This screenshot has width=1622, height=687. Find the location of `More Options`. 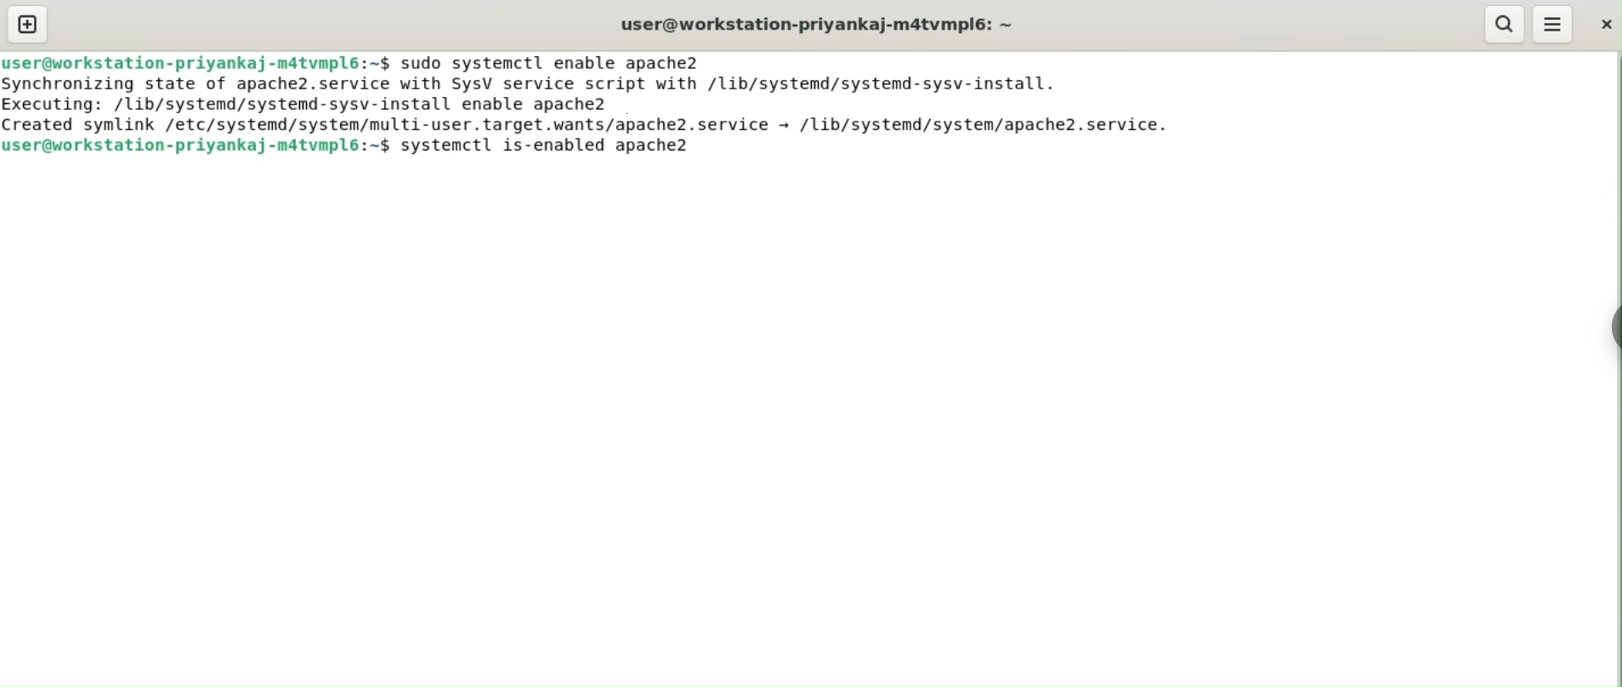

More Options is located at coordinates (1552, 22).